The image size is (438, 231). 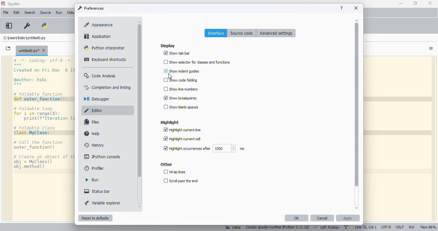 What do you see at coordinates (181, 89) in the screenshot?
I see `show line numbers` at bounding box center [181, 89].